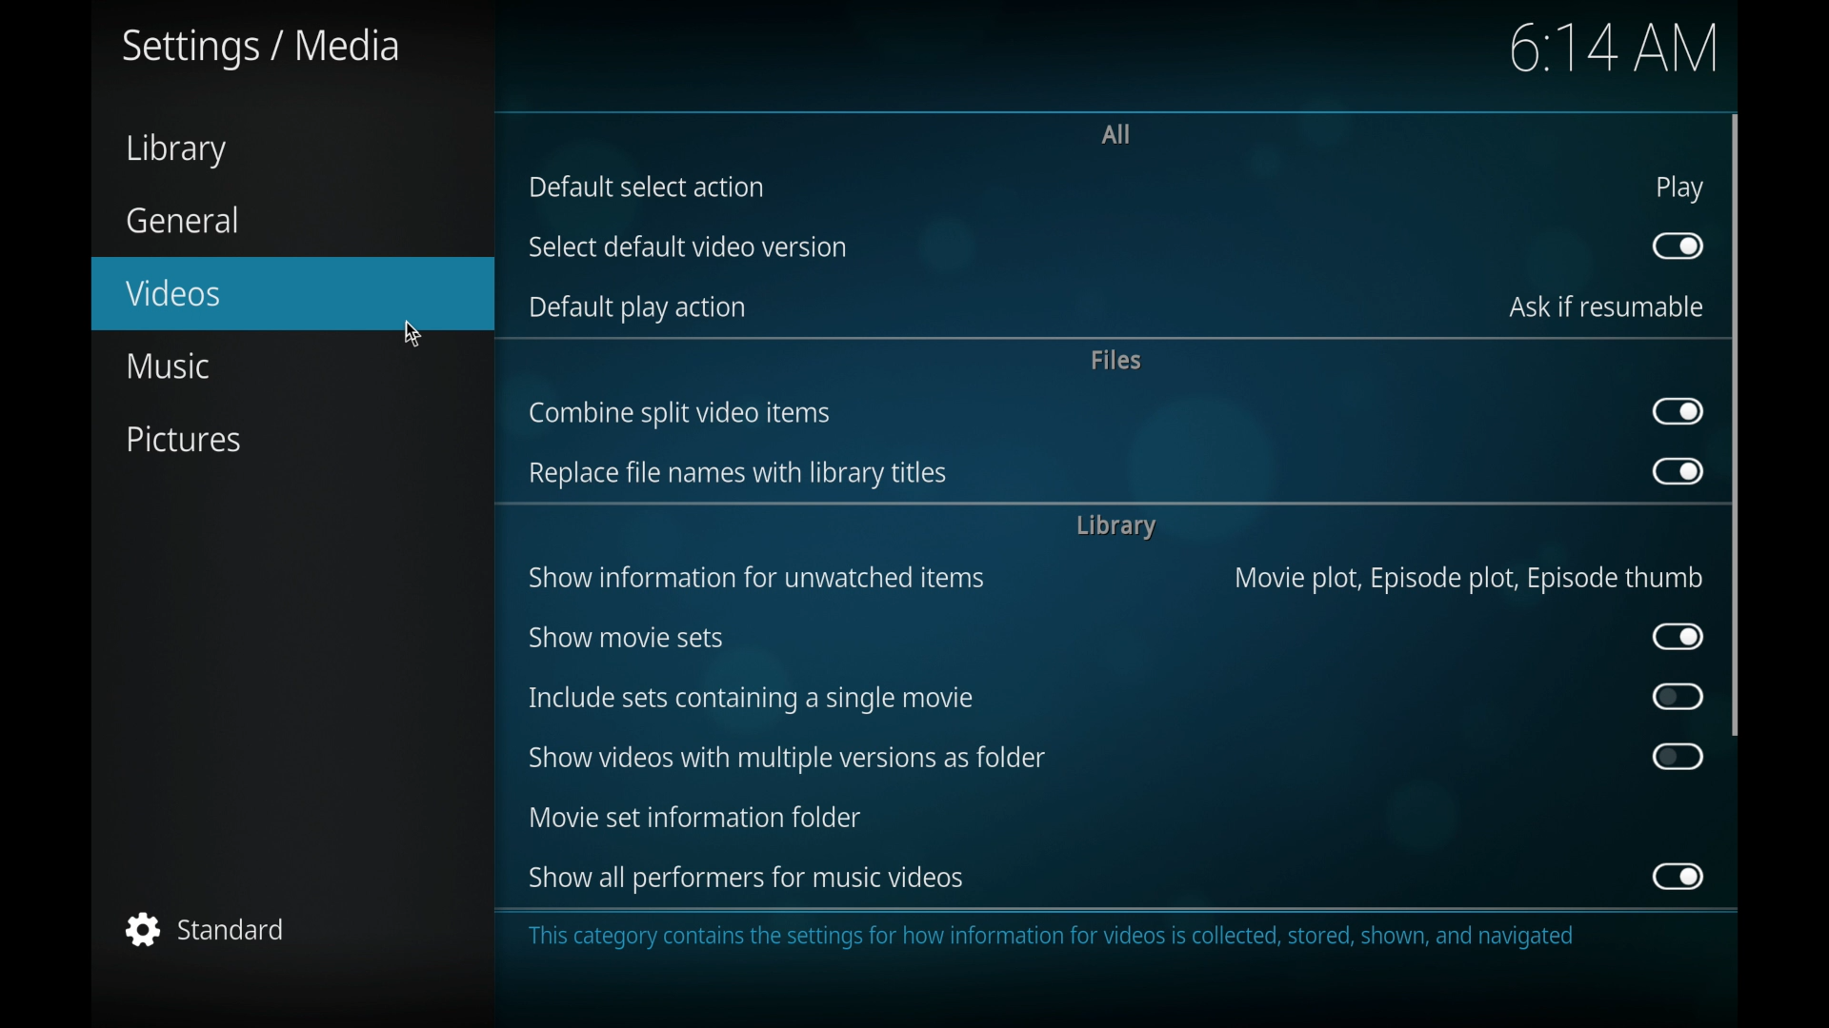 The image size is (1829, 1028). I want to click on movie plot, so click(1468, 580).